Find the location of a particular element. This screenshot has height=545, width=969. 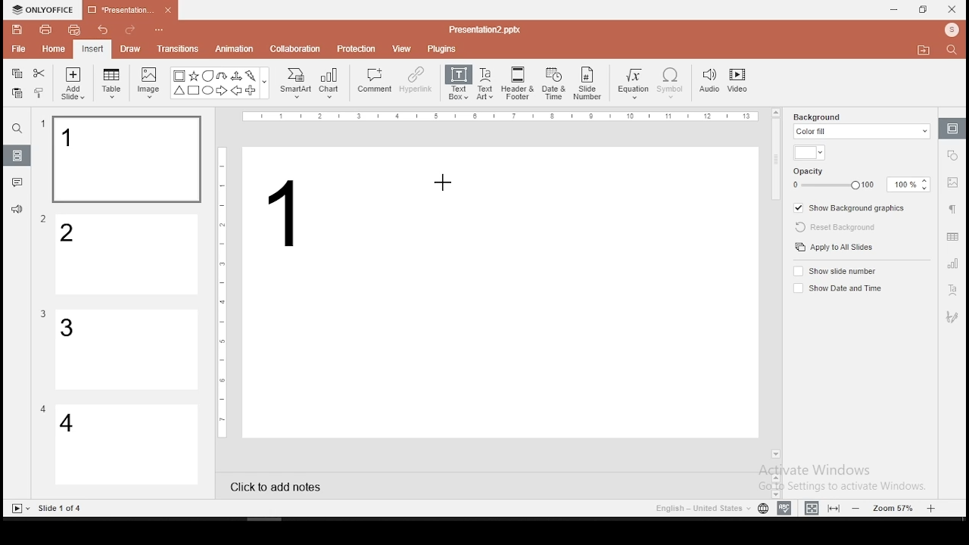

 is located at coordinates (223, 291).